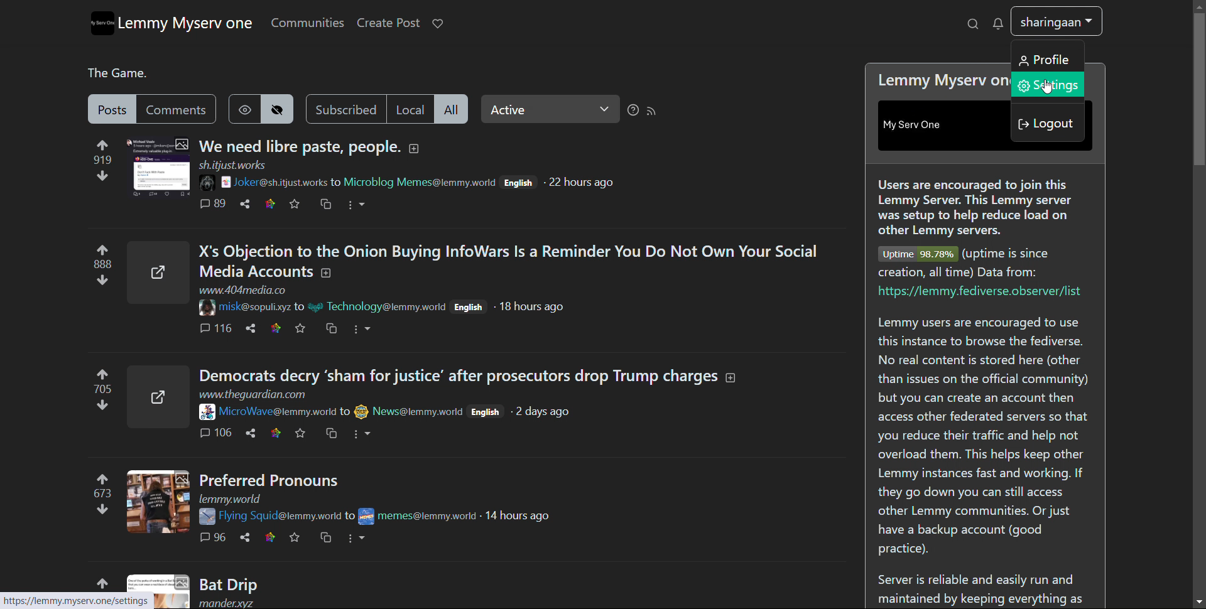 The image size is (1206, 609). Describe the element at coordinates (361, 411) in the screenshot. I see `poster display picture` at that location.